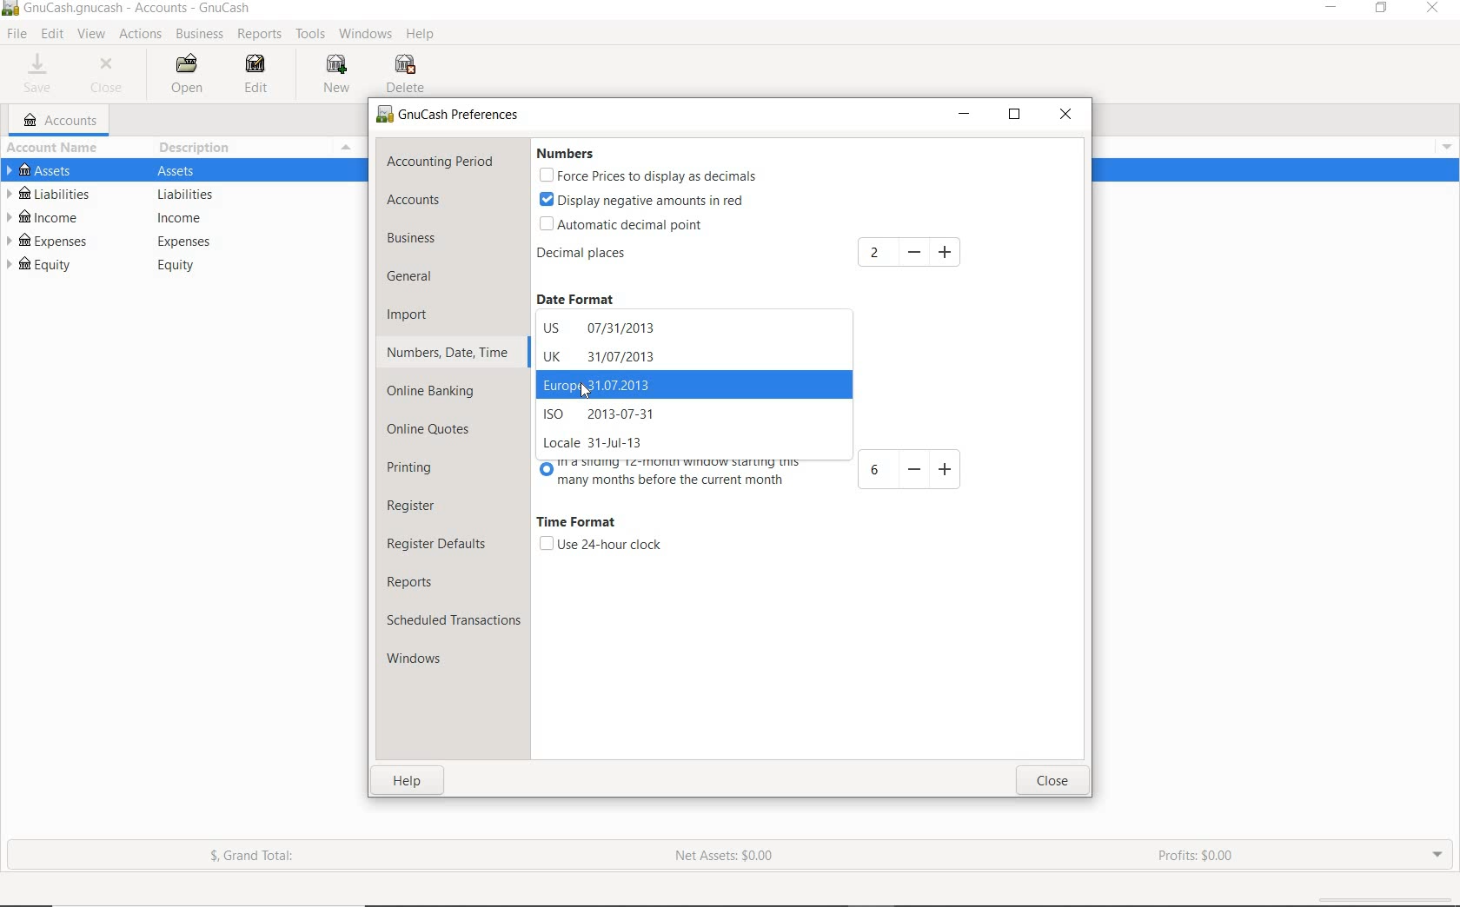  Describe the element at coordinates (600, 545) in the screenshot. I see `use 24-hour clock` at that location.